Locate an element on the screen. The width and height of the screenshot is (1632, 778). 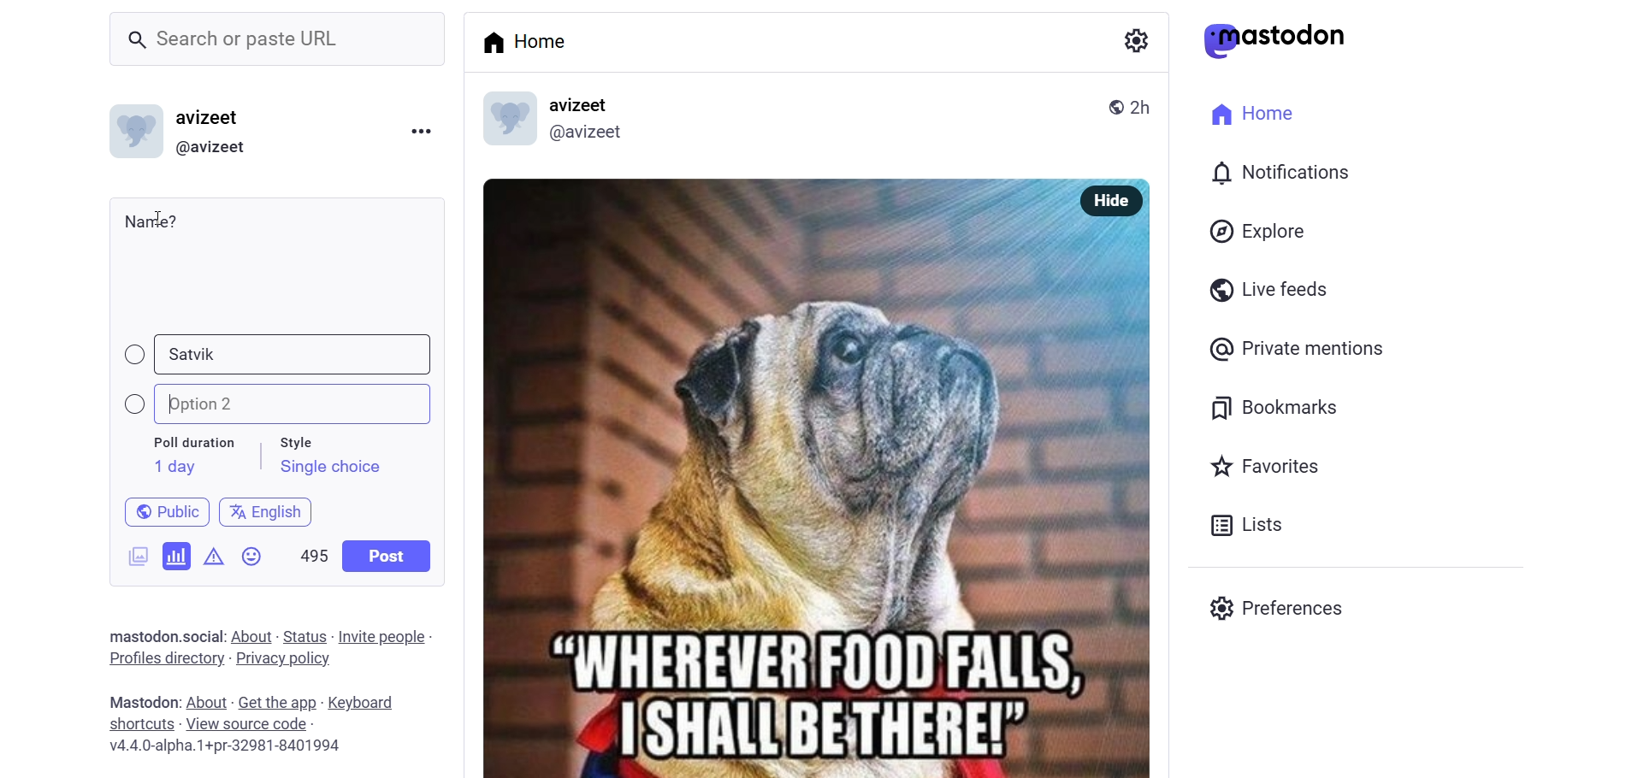
profiles is located at coordinates (165, 657).